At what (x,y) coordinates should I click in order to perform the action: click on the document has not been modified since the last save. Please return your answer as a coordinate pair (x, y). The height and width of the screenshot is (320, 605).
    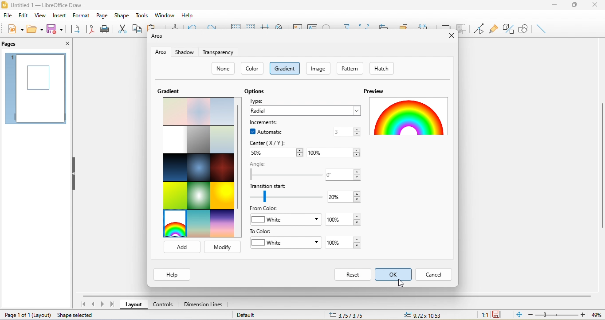
    Looking at the image, I should click on (499, 315).